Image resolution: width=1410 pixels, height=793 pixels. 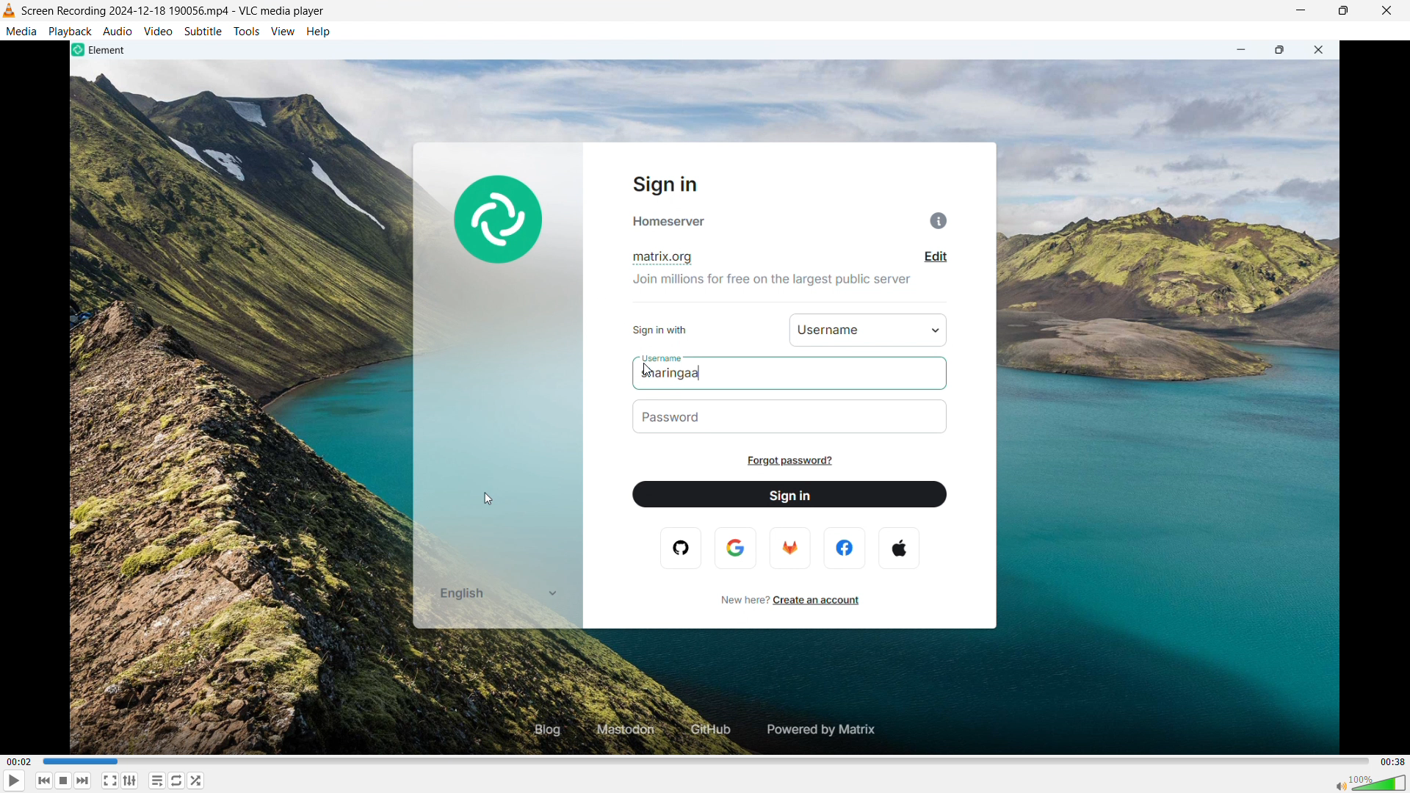 What do you see at coordinates (706, 761) in the screenshot?
I see `time bar` at bounding box center [706, 761].